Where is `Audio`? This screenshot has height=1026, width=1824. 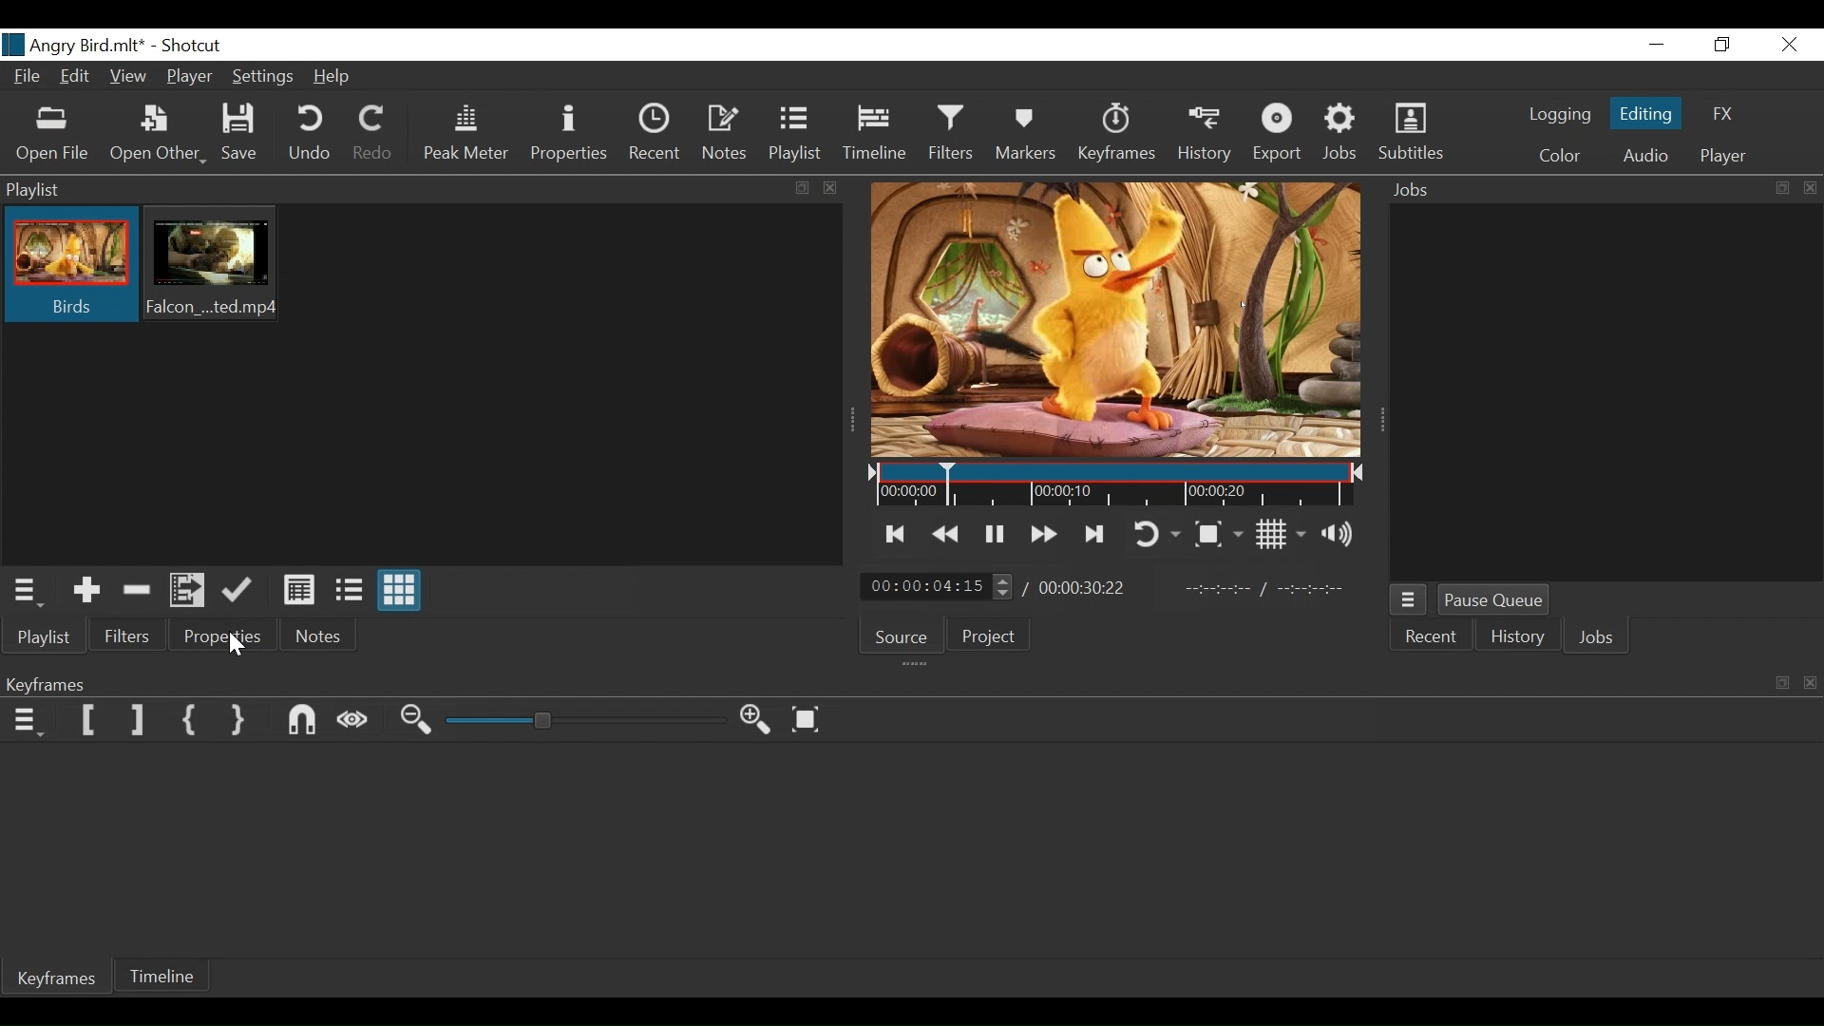 Audio is located at coordinates (1643, 156).